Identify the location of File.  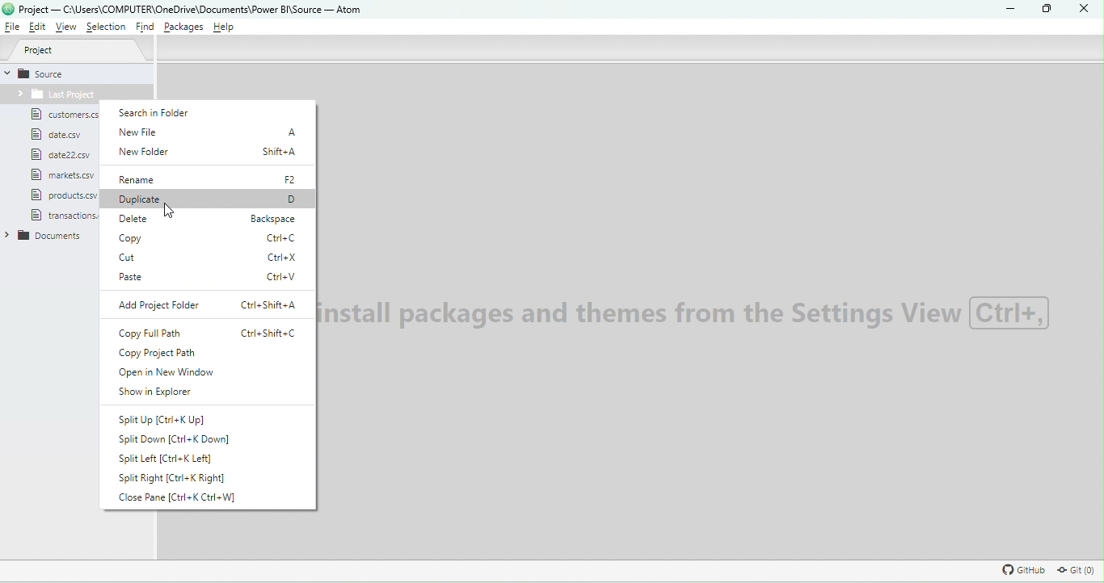
(63, 175).